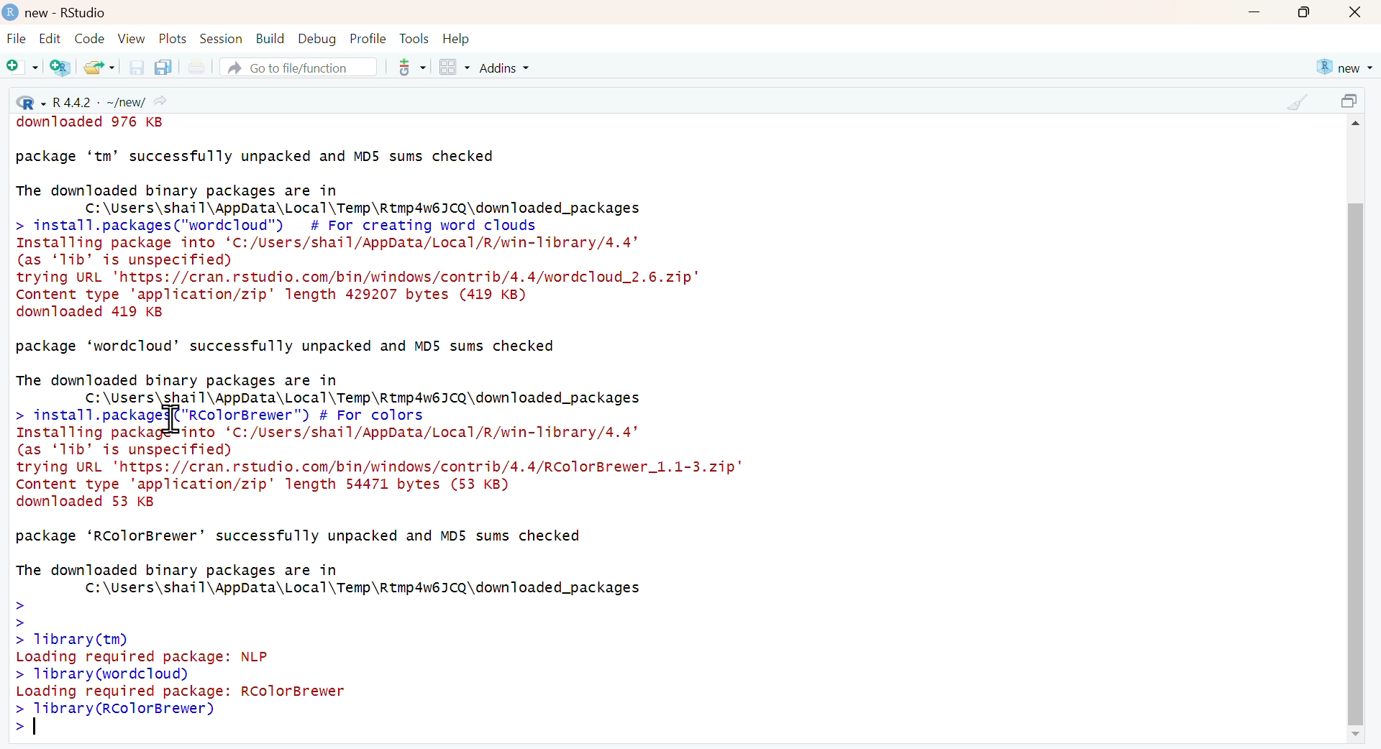 The image size is (1381, 749). I want to click on minimize, so click(1255, 12).